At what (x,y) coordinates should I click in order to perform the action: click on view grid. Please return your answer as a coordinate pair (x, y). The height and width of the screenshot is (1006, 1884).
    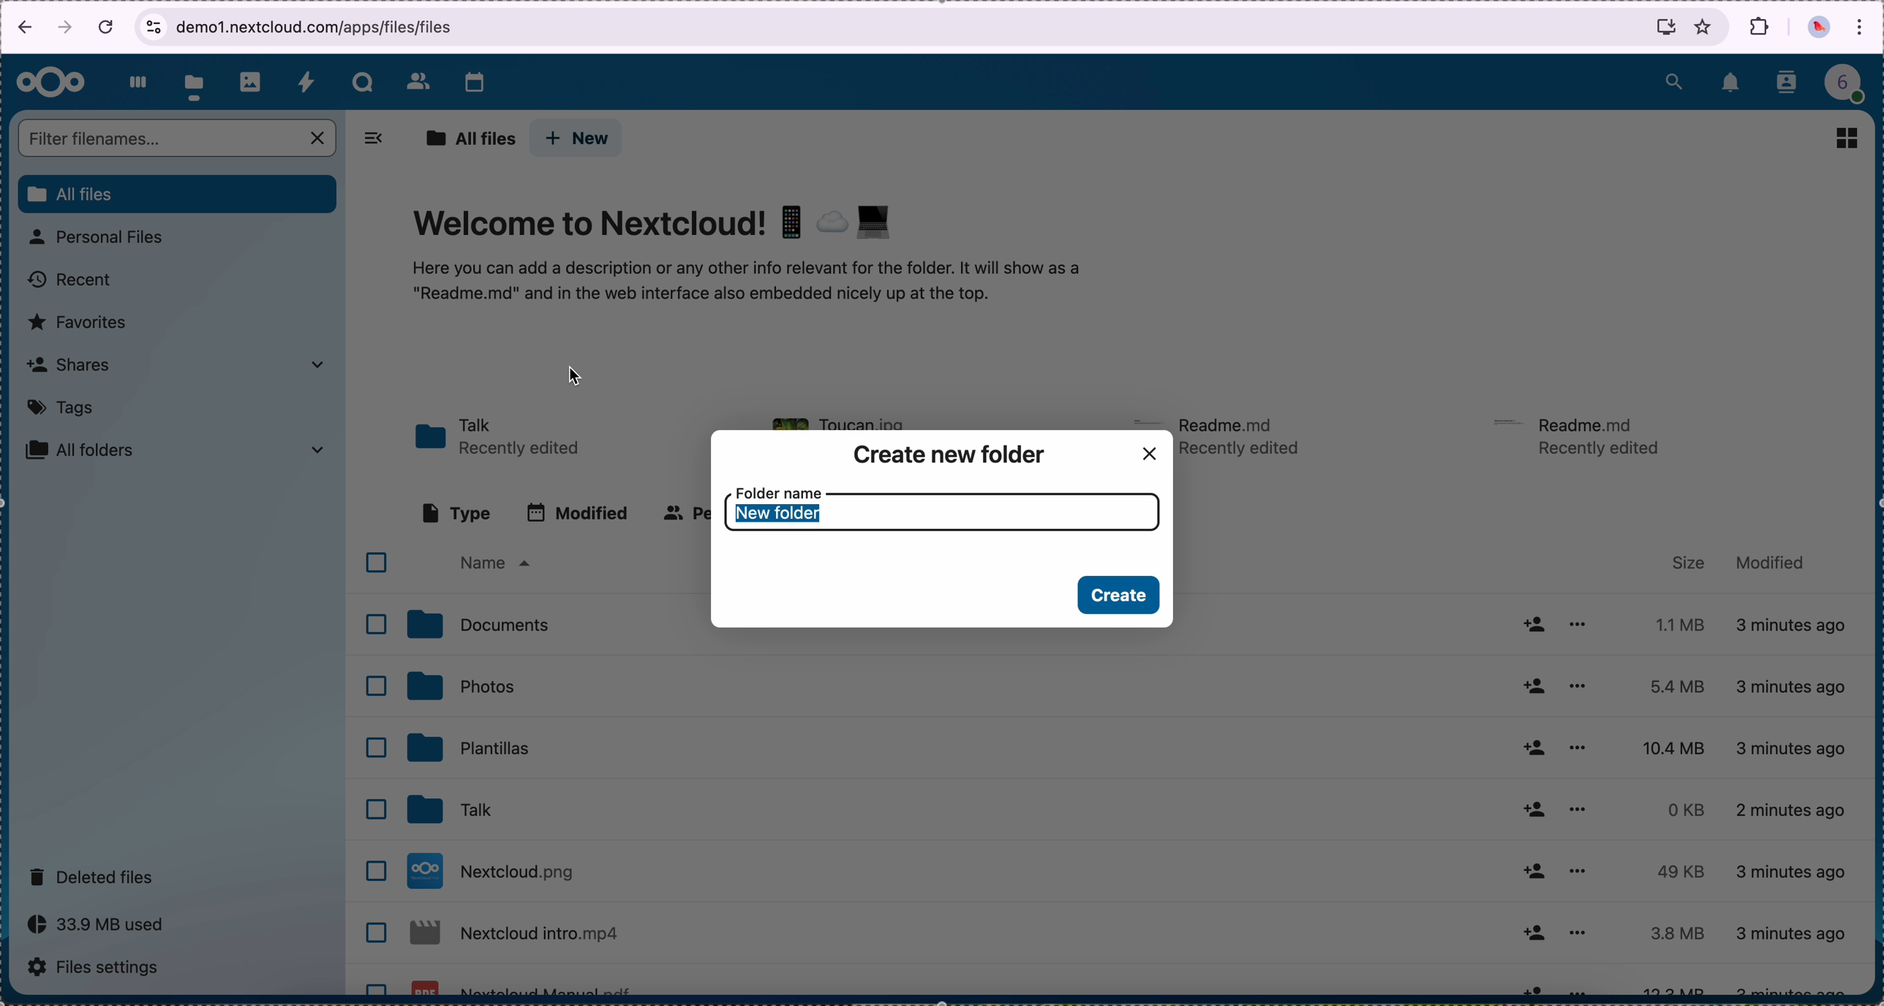
    Looking at the image, I should click on (1846, 138).